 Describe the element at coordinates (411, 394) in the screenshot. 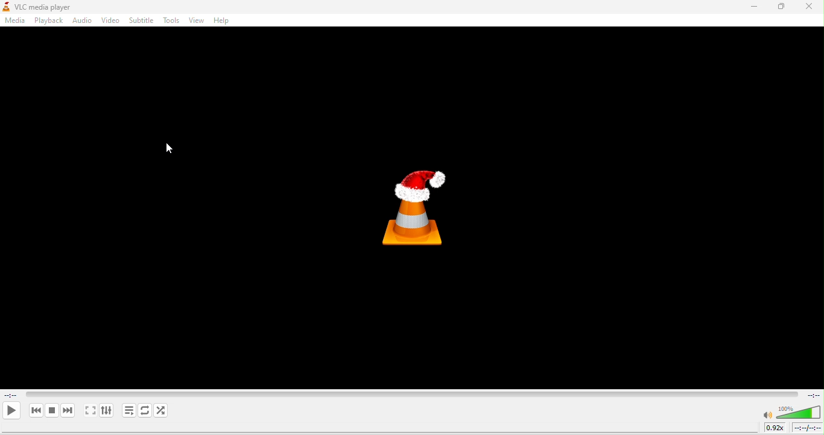

I see `video playback` at that location.